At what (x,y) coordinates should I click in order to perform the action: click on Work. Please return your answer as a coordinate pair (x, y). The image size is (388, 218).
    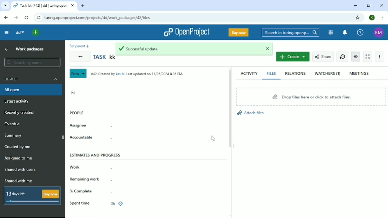
    Looking at the image, I should click on (92, 167).